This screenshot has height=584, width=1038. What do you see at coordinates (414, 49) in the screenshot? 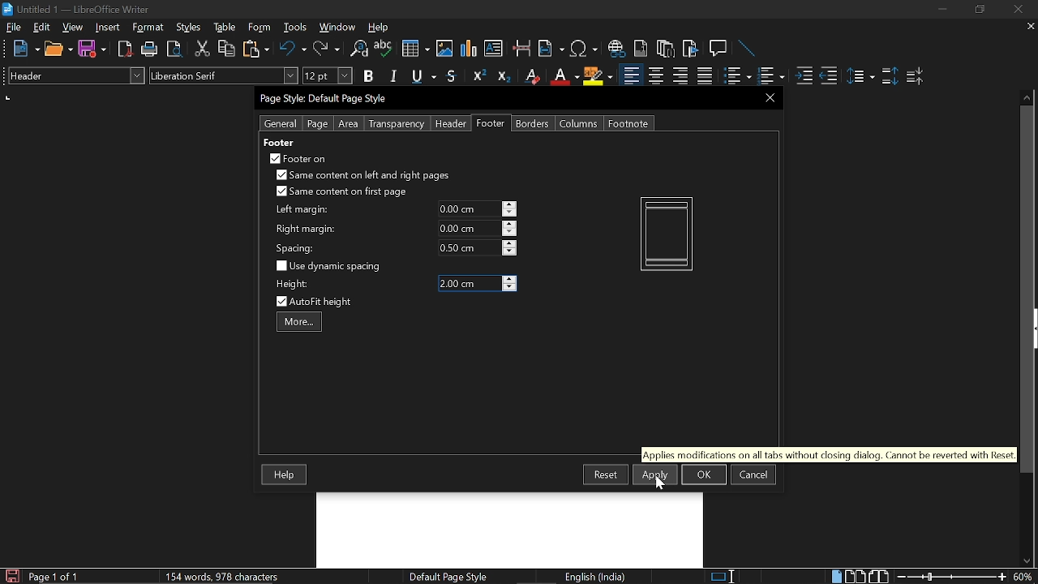
I see `Insert table` at bounding box center [414, 49].